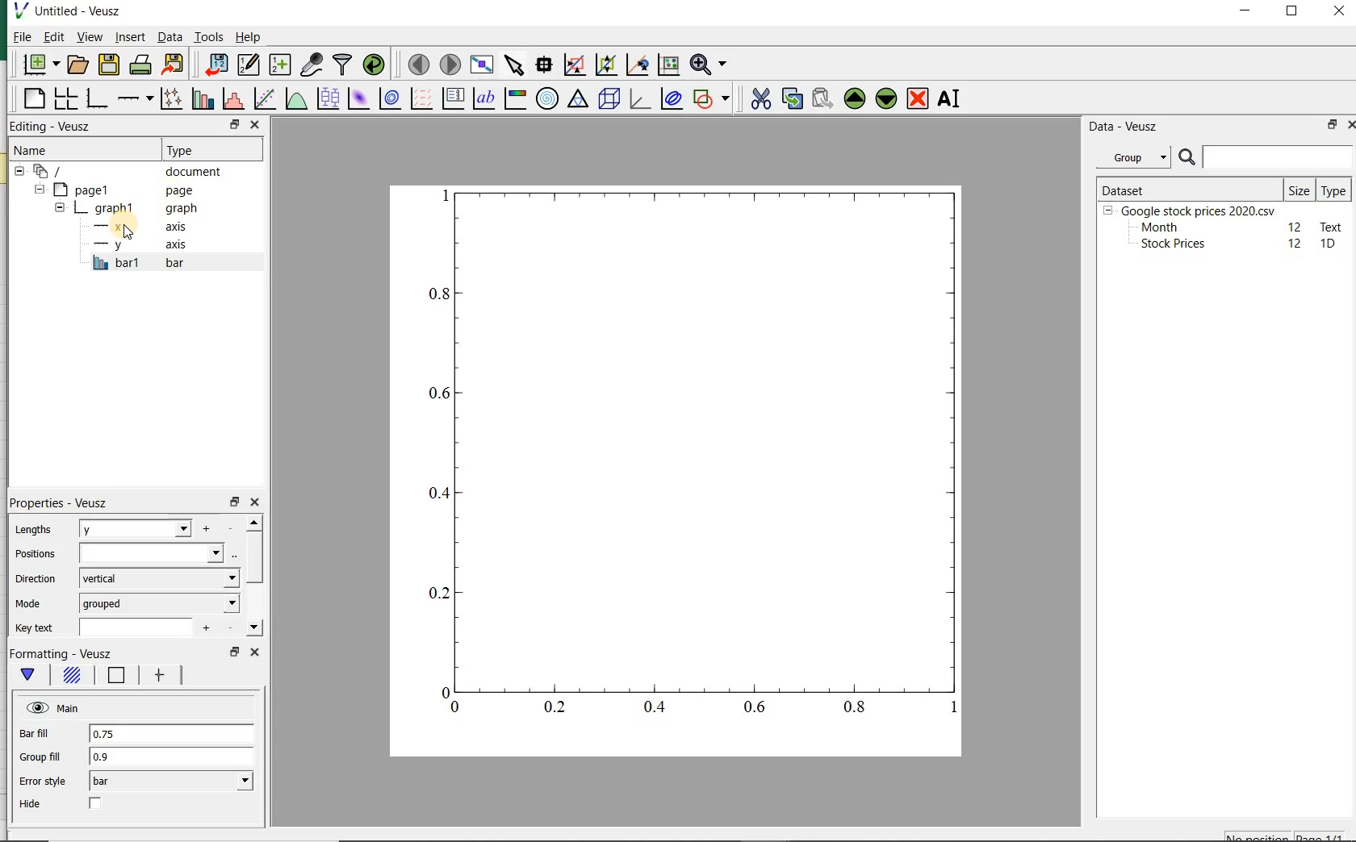 This screenshot has width=1356, height=842. Describe the element at coordinates (254, 124) in the screenshot. I see `close` at that location.